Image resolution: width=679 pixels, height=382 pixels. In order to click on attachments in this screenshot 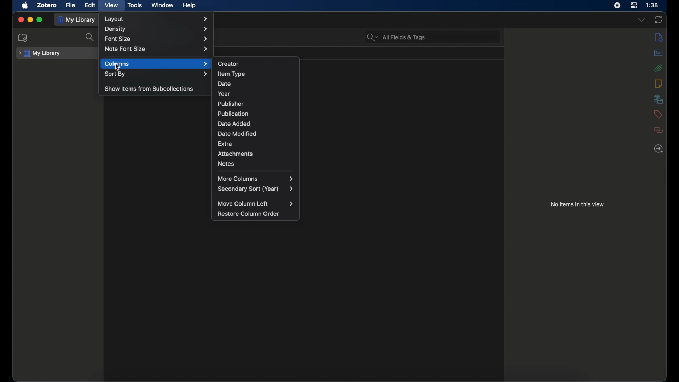, I will do `click(658, 68)`.